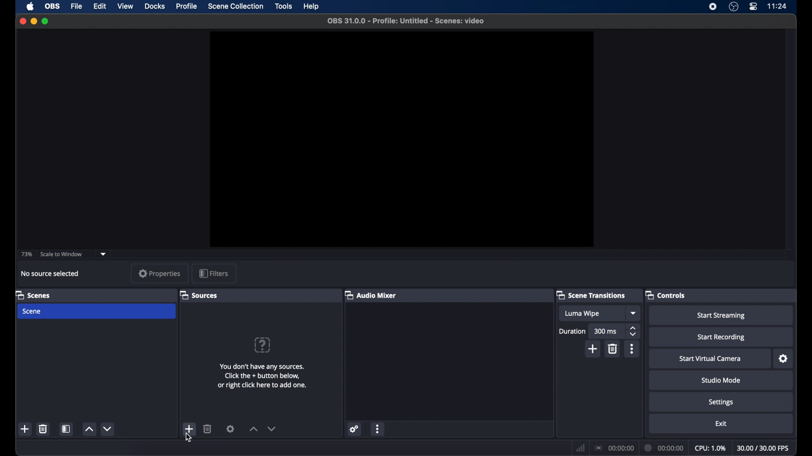 Image resolution: width=812 pixels, height=456 pixels. What do you see at coordinates (633, 349) in the screenshot?
I see `more options` at bounding box center [633, 349].